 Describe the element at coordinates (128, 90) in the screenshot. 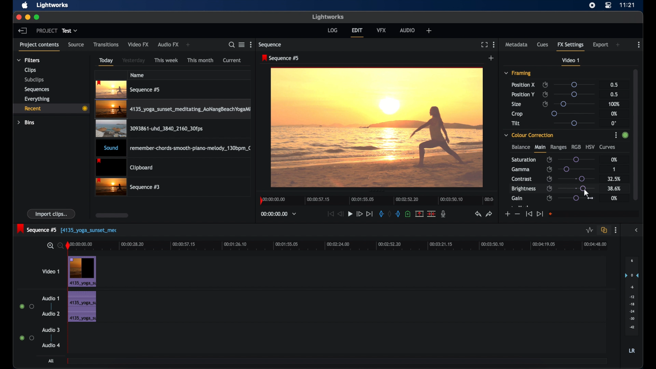

I see `videoclip` at that location.